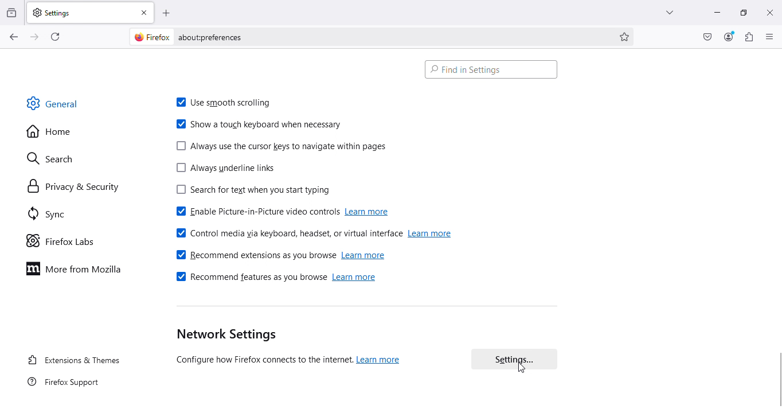  I want to click on Extensions, so click(749, 37).